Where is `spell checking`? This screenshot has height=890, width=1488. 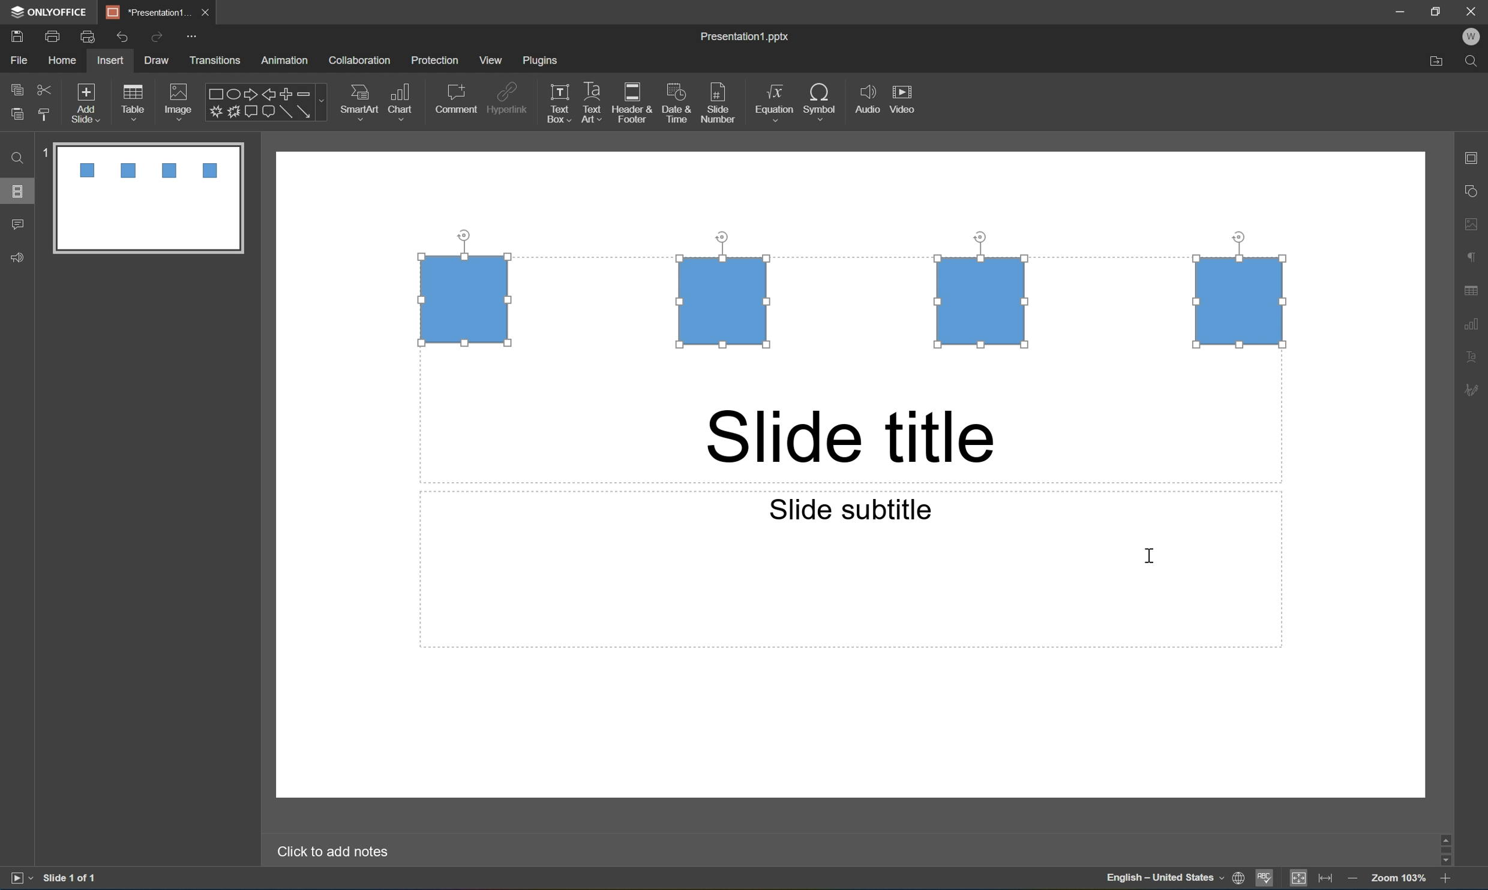
spell checking is located at coordinates (1266, 879).